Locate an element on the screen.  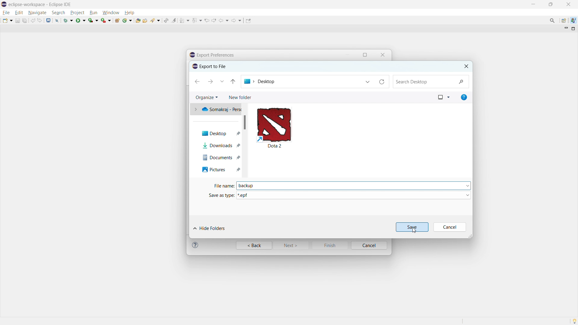
Export Preferences is located at coordinates (213, 66).